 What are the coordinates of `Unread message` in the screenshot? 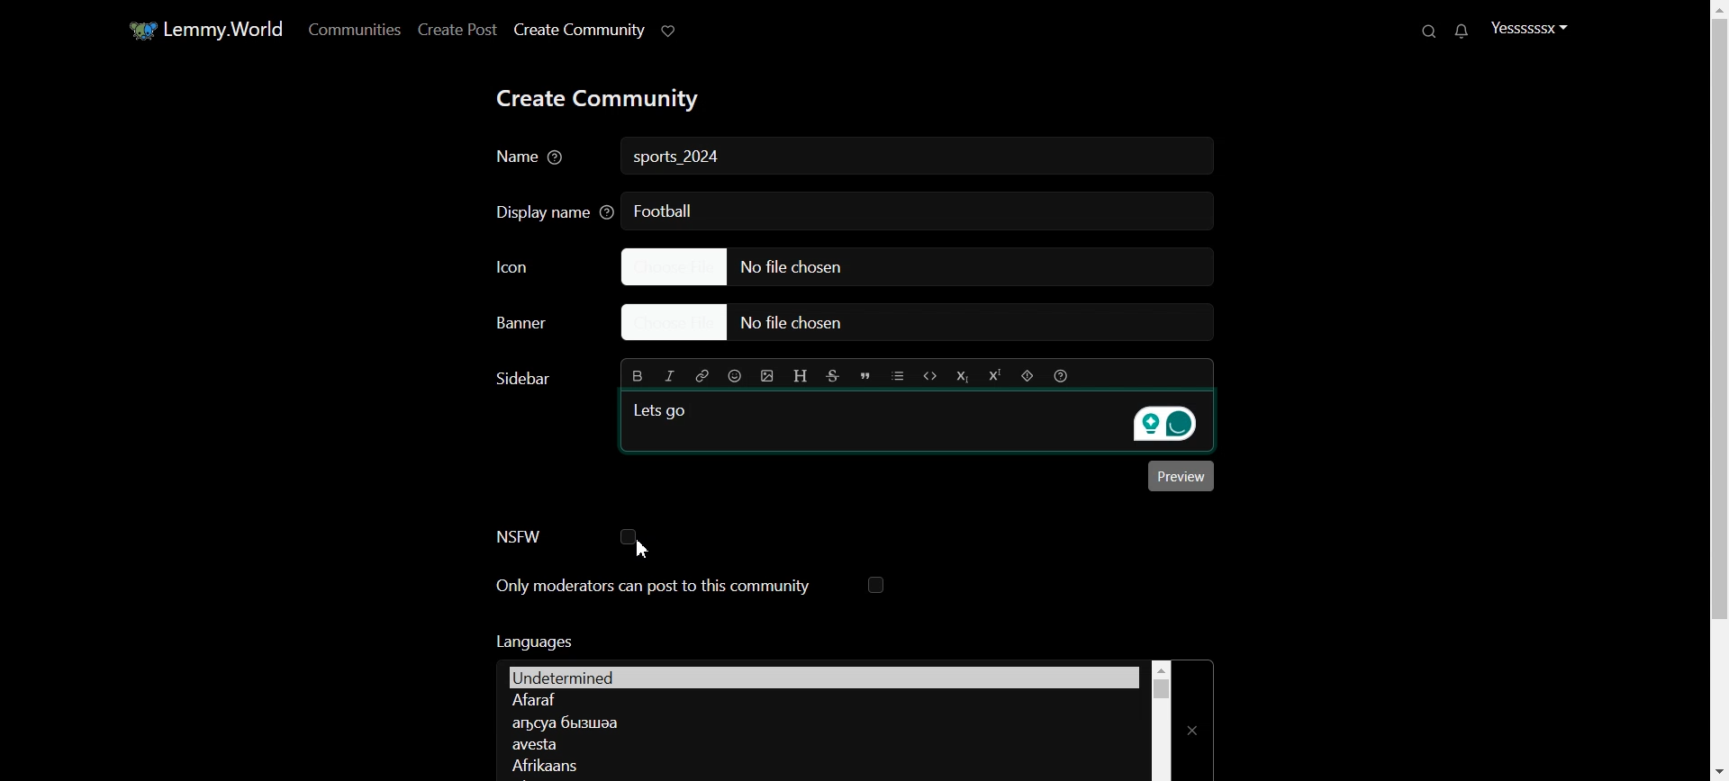 It's located at (1460, 31).